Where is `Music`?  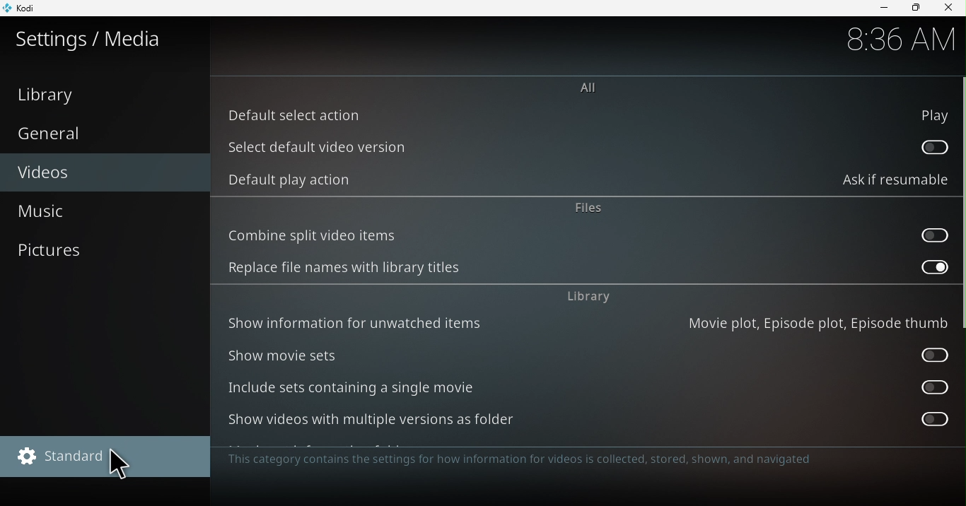
Music is located at coordinates (98, 214).